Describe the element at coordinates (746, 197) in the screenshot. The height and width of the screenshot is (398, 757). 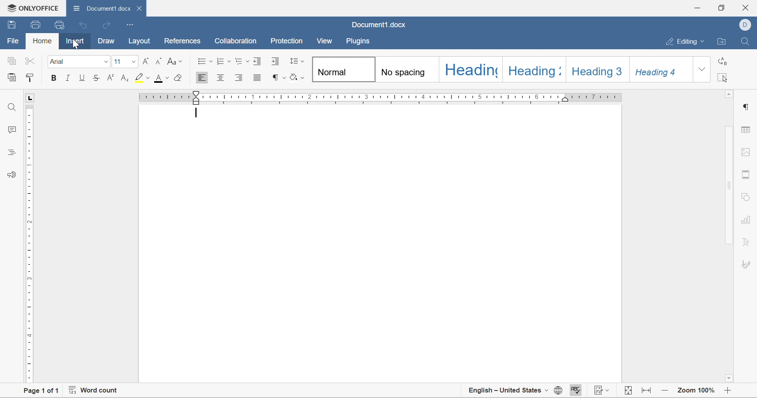
I see `Shape settings` at that location.